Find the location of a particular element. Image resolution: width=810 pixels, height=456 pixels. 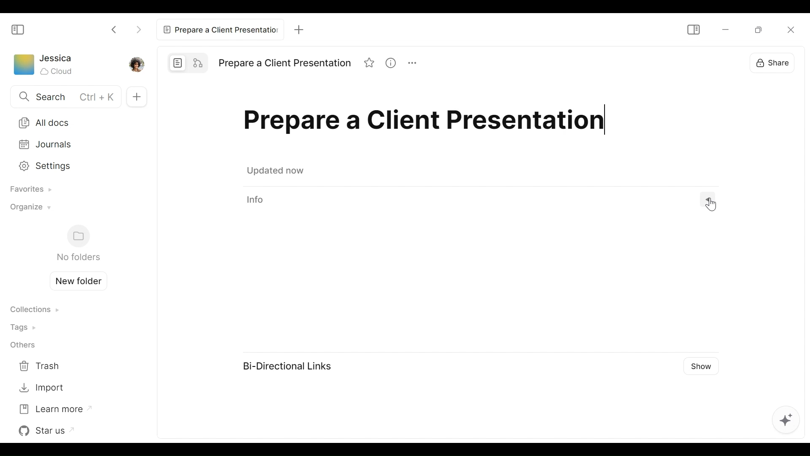

Settings is located at coordinates (69, 168).